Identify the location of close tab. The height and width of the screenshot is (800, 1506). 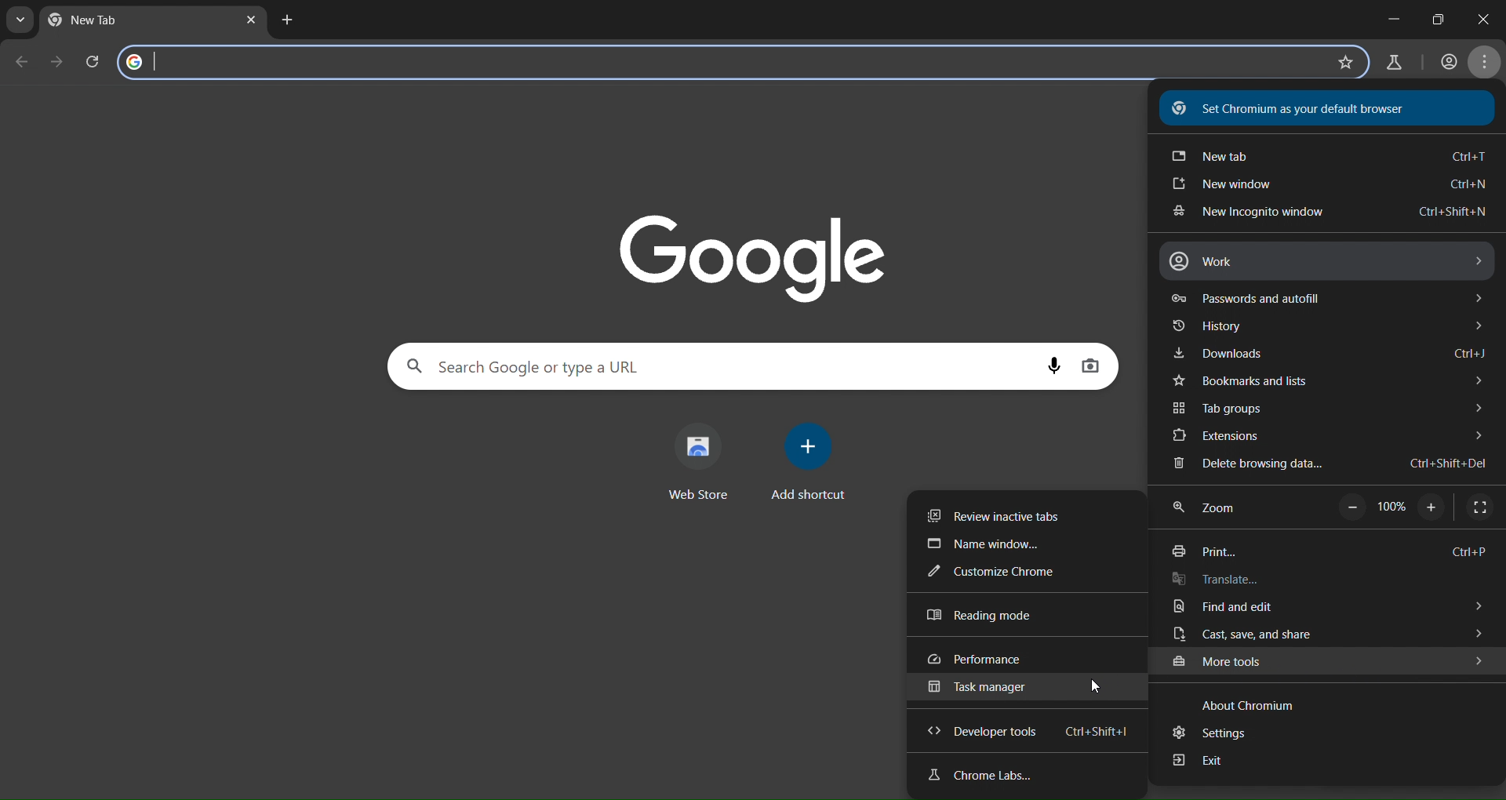
(252, 21).